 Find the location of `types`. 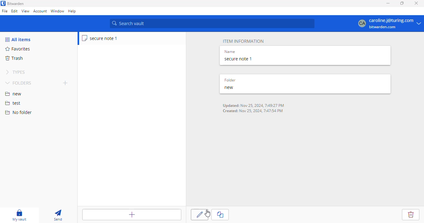

types is located at coordinates (16, 72).